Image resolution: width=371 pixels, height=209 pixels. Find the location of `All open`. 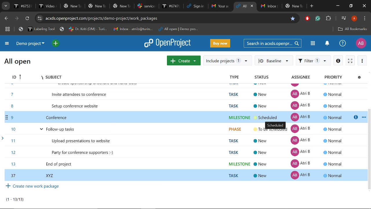

All open is located at coordinates (18, 61).